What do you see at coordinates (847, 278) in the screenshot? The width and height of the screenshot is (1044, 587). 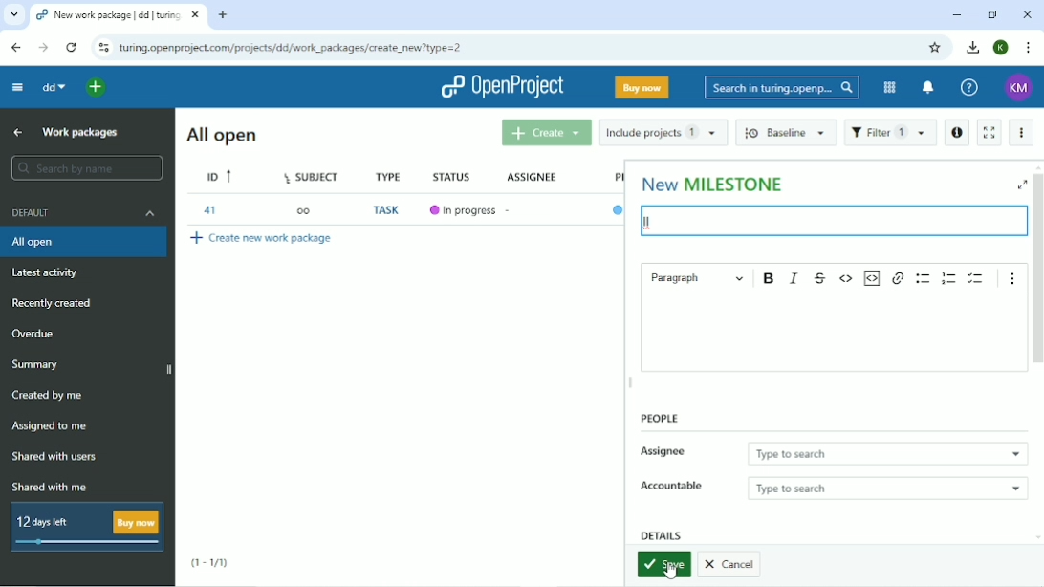 I see `Code` at bounding box center [847, 278].